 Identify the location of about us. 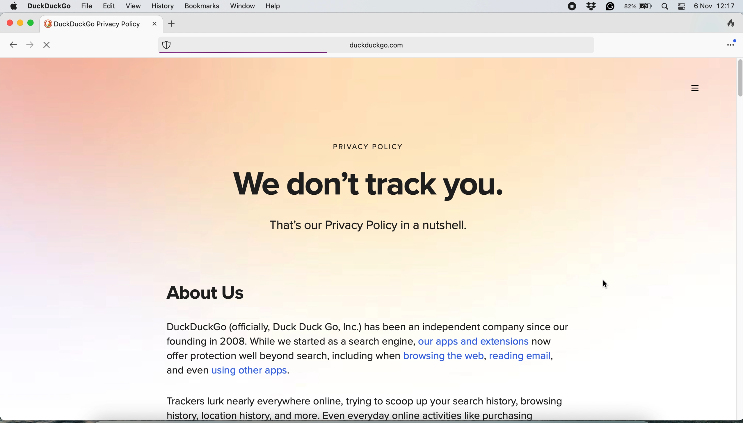
(205, 295).